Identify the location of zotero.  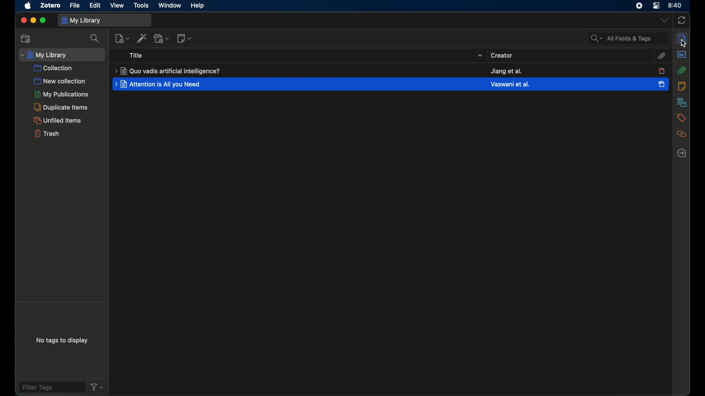
(51, 6).